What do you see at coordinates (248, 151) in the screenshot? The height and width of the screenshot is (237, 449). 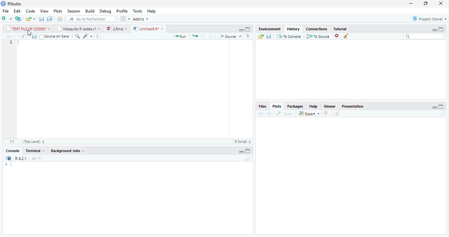 I see `maximize` at bounding box center [248, 151].